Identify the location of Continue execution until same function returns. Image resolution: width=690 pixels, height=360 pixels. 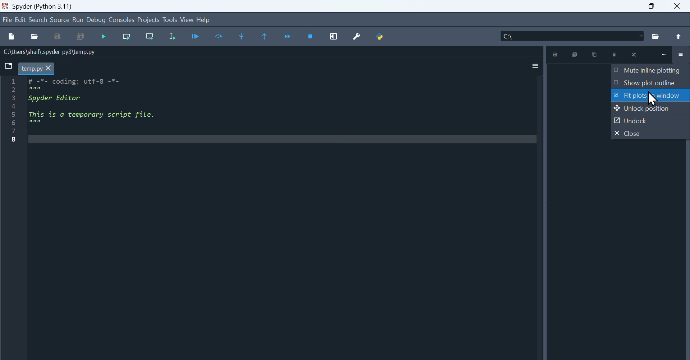
(289, 36).